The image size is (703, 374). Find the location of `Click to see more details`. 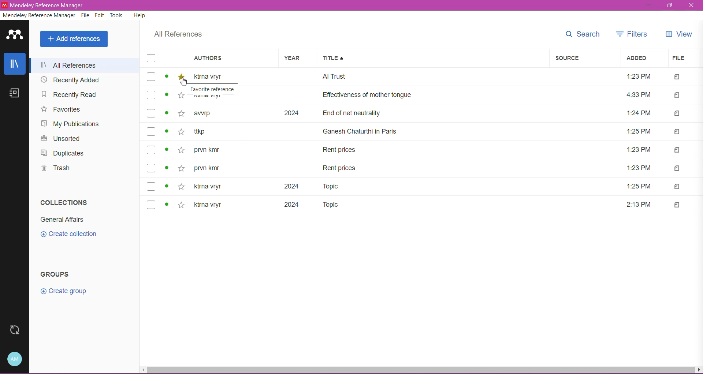

Click to see more details is located at coordinates (167, 204).